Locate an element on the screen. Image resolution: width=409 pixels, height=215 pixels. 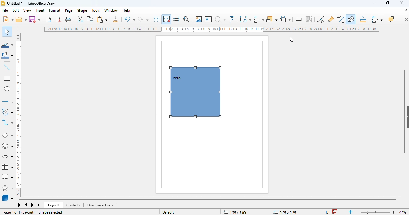
print is located at coordinates (68, 20).